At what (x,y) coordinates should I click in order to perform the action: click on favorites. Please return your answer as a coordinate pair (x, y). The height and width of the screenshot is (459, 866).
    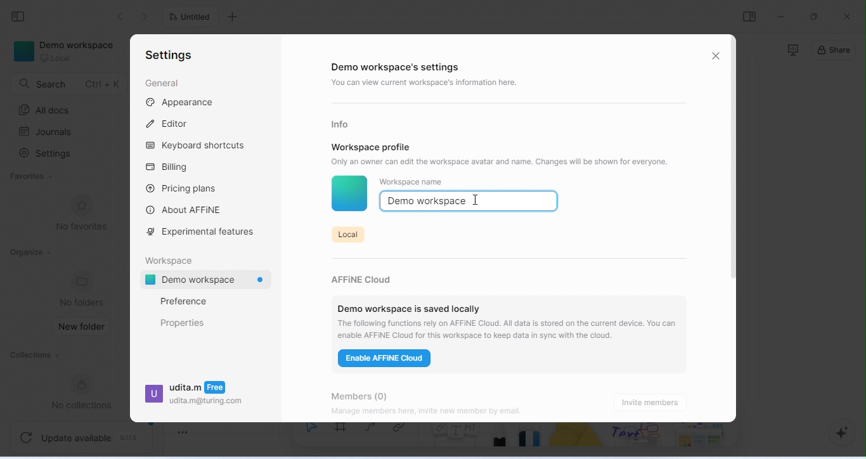
    Looking at the image, I should click on (34, 177).